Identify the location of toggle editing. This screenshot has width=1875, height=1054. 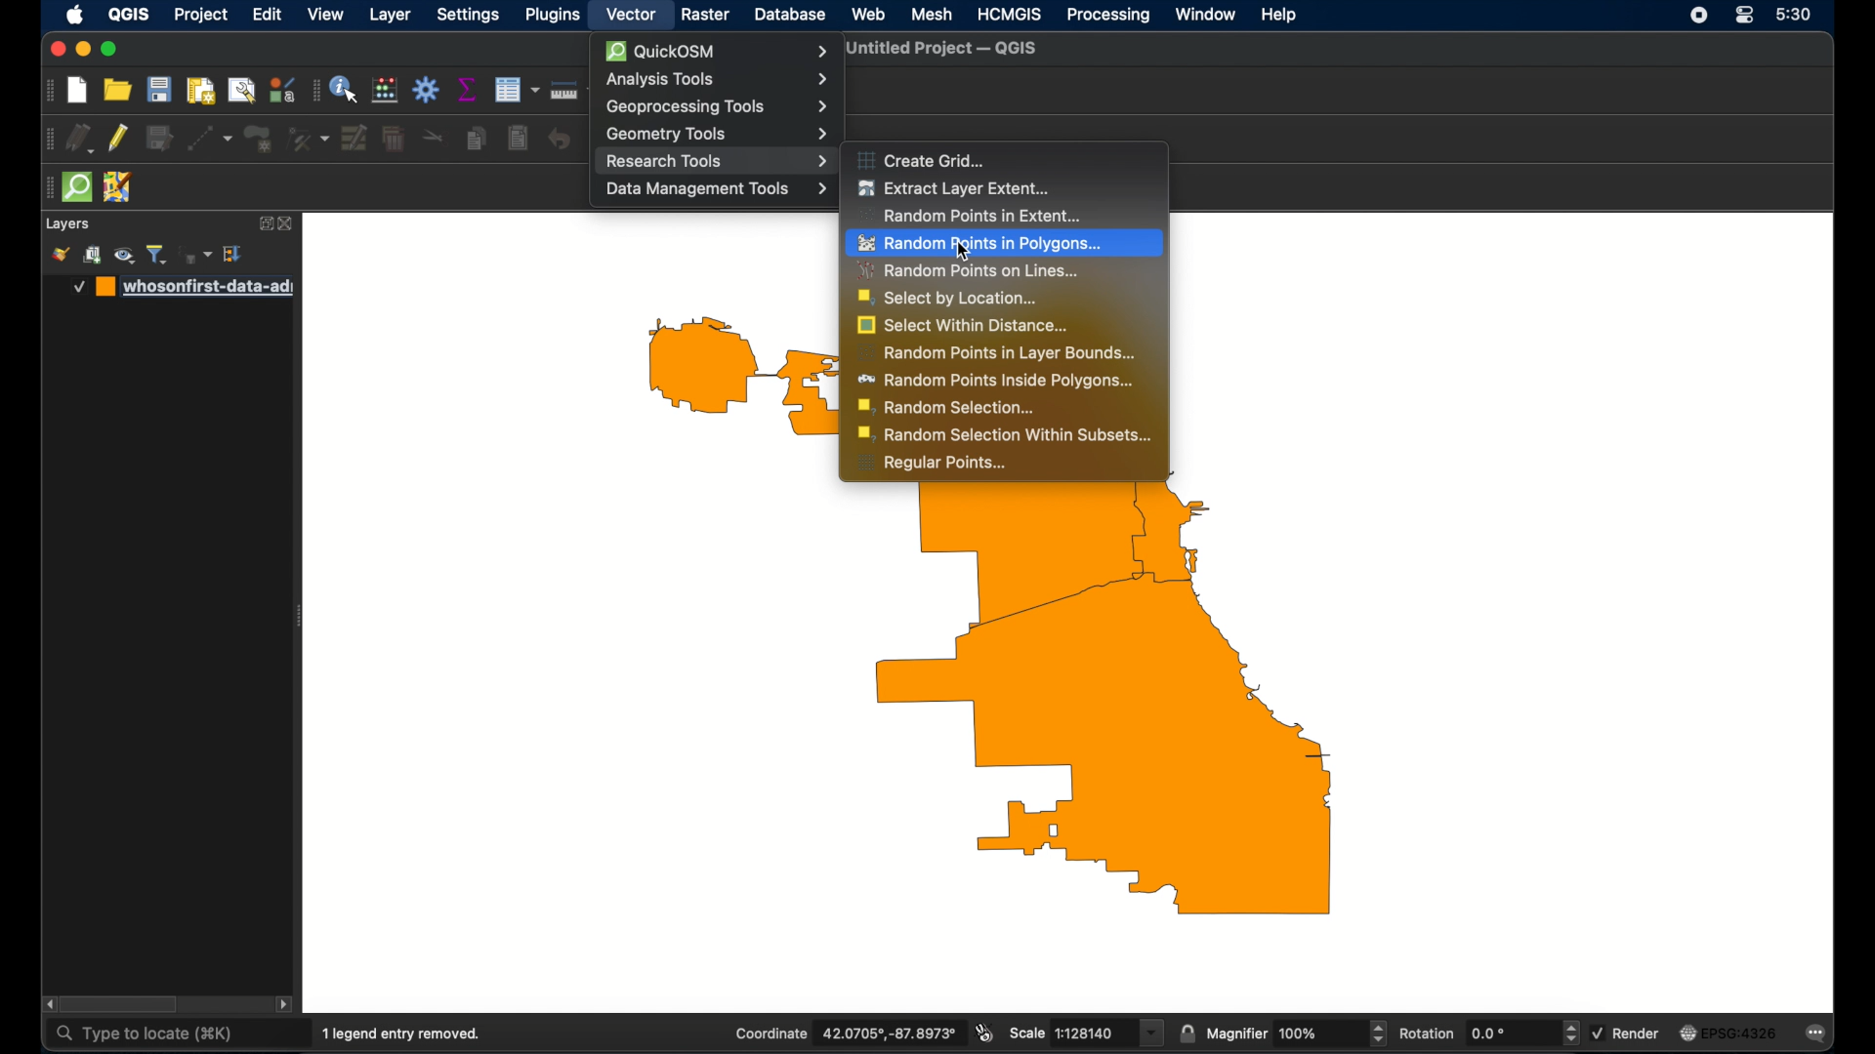
(118, 139).